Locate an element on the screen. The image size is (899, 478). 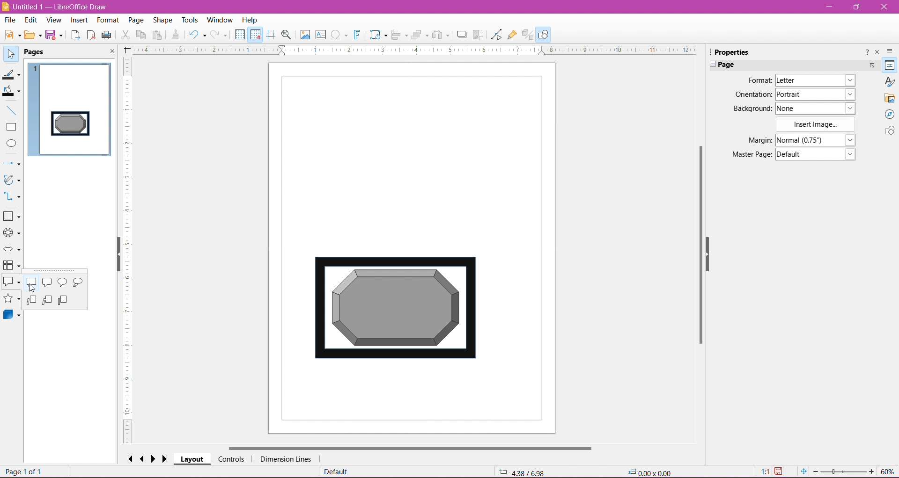
Application Logo is located at coordinates (6, 6).